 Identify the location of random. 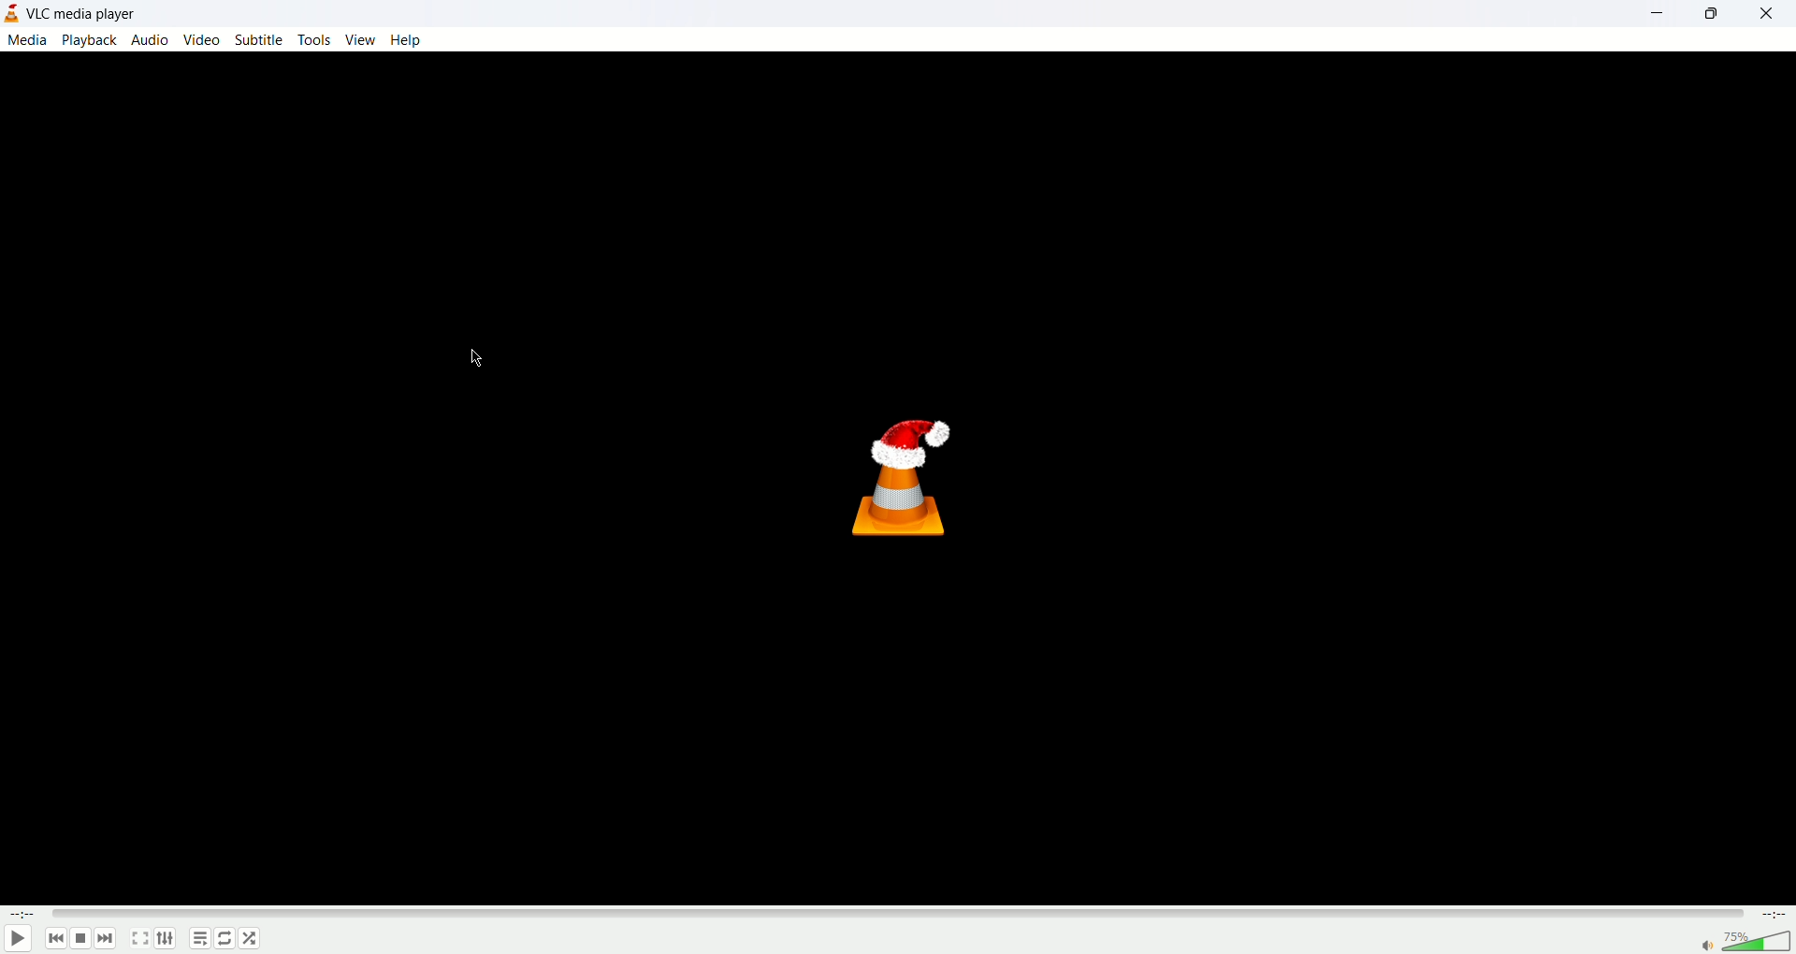
(250, 940).